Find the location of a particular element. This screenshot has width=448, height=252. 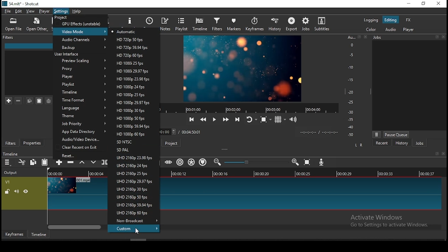

Active Windows is located at coordinates (379, 217).